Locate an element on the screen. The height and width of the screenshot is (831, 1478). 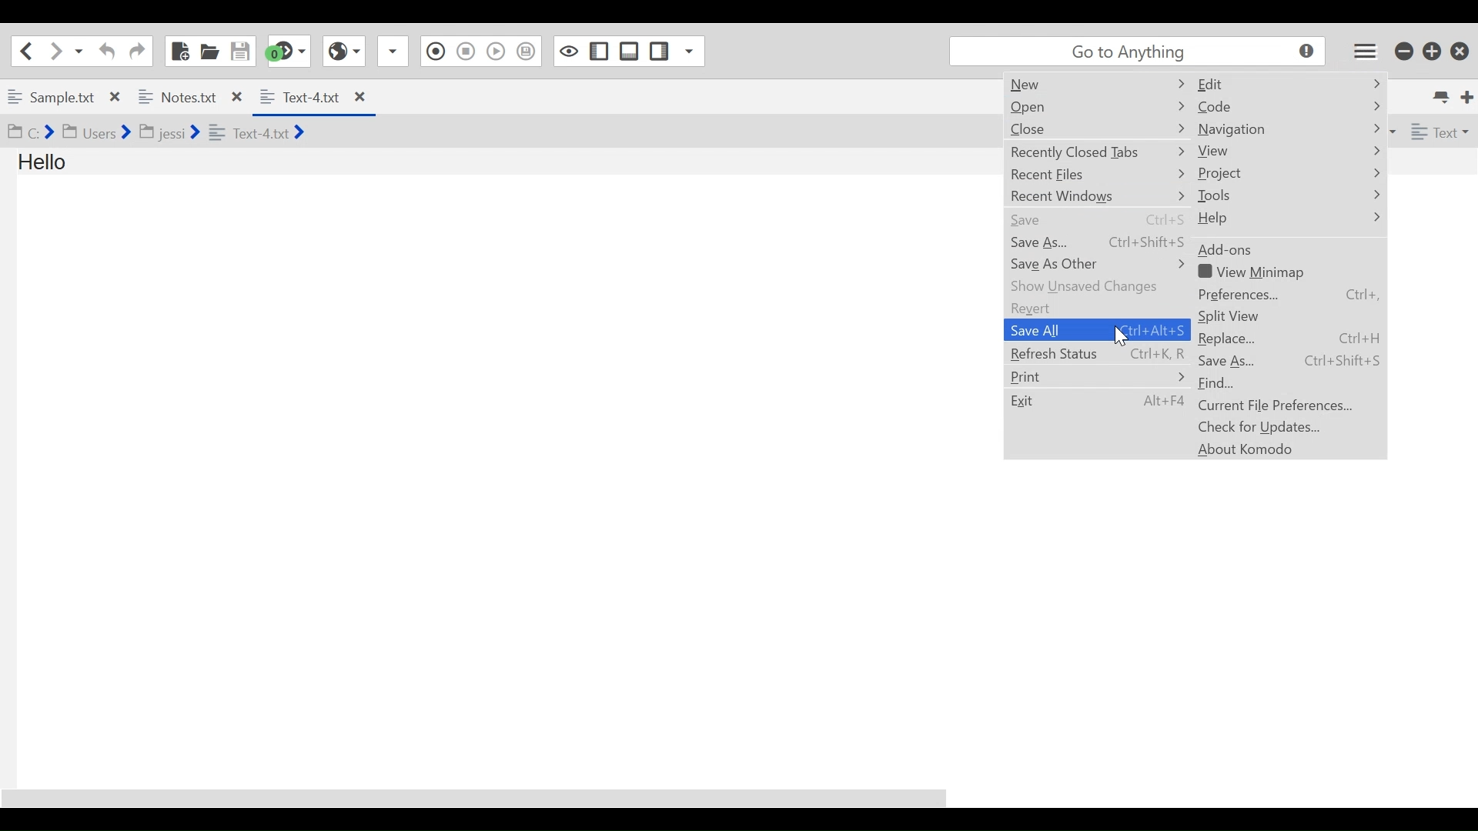
Search is located at coordinates (1139, 52).